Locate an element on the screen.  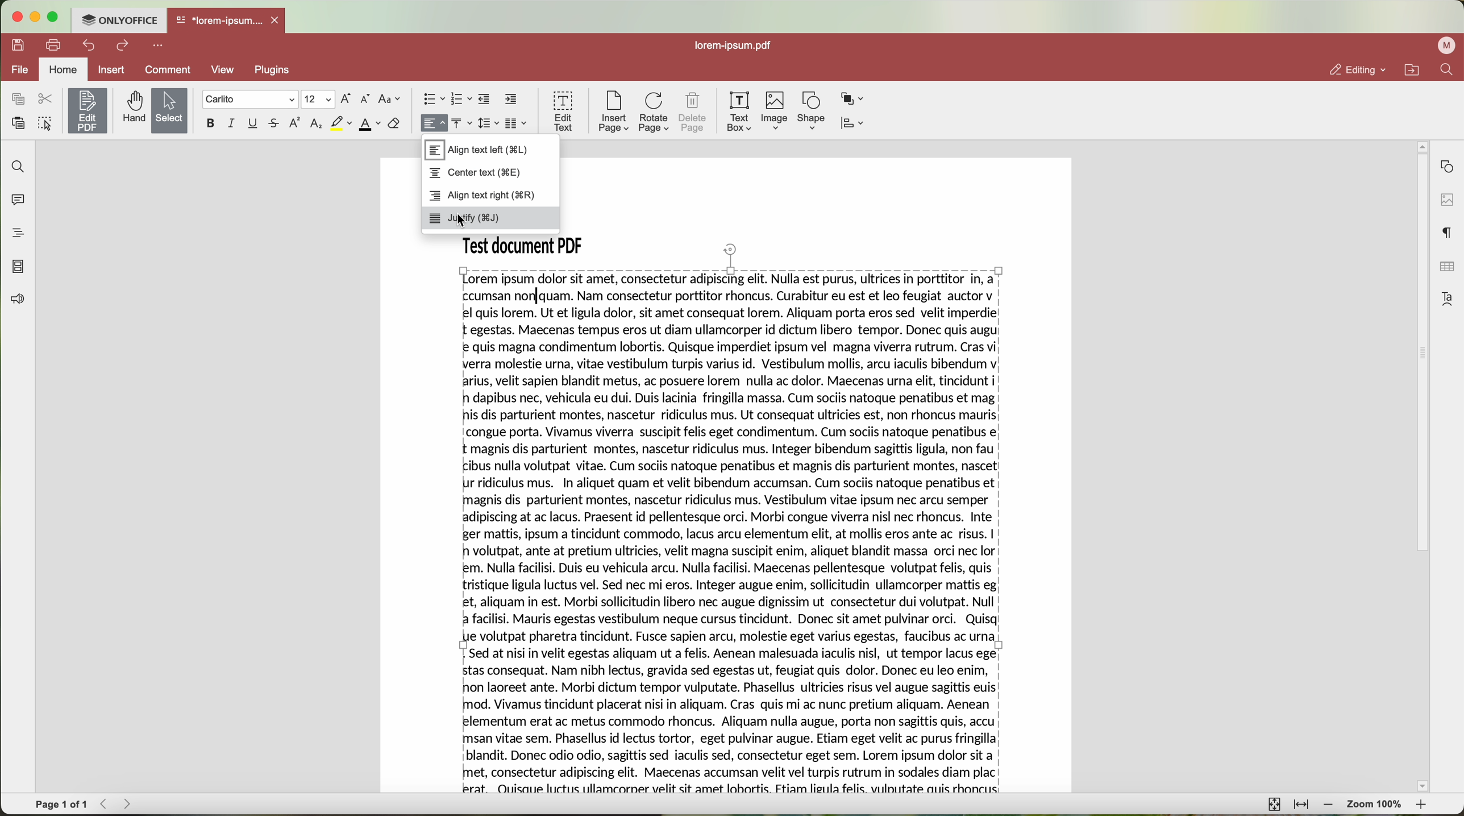
ONLYOFFICE is located at coordinates (120, 21).